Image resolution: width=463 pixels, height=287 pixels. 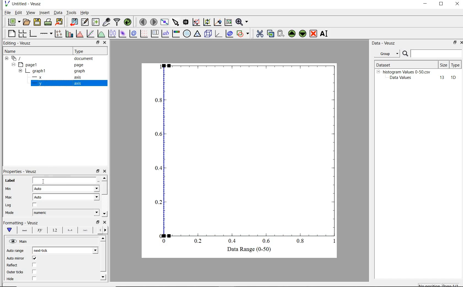 I want to click on click to recenter graph axes, so click(x=228, y=22).